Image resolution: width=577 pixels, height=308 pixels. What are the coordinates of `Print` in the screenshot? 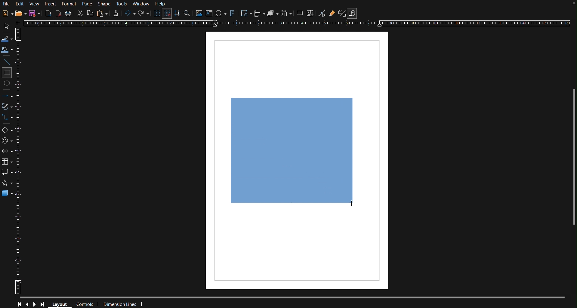 It's located at (68, 14).